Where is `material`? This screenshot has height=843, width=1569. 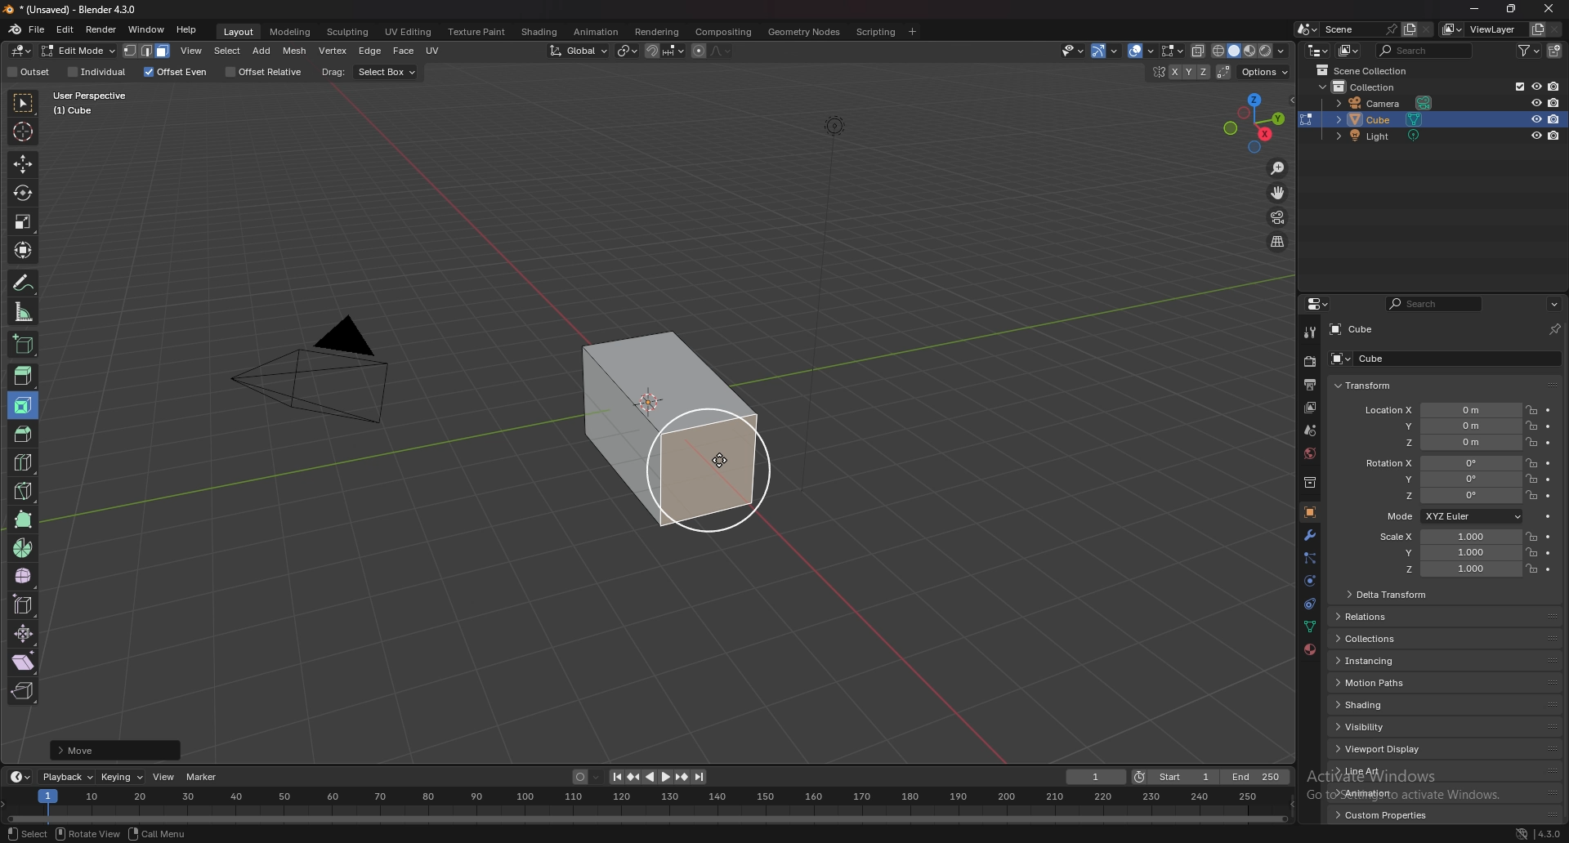 material is located at coordinates (1311, 649).